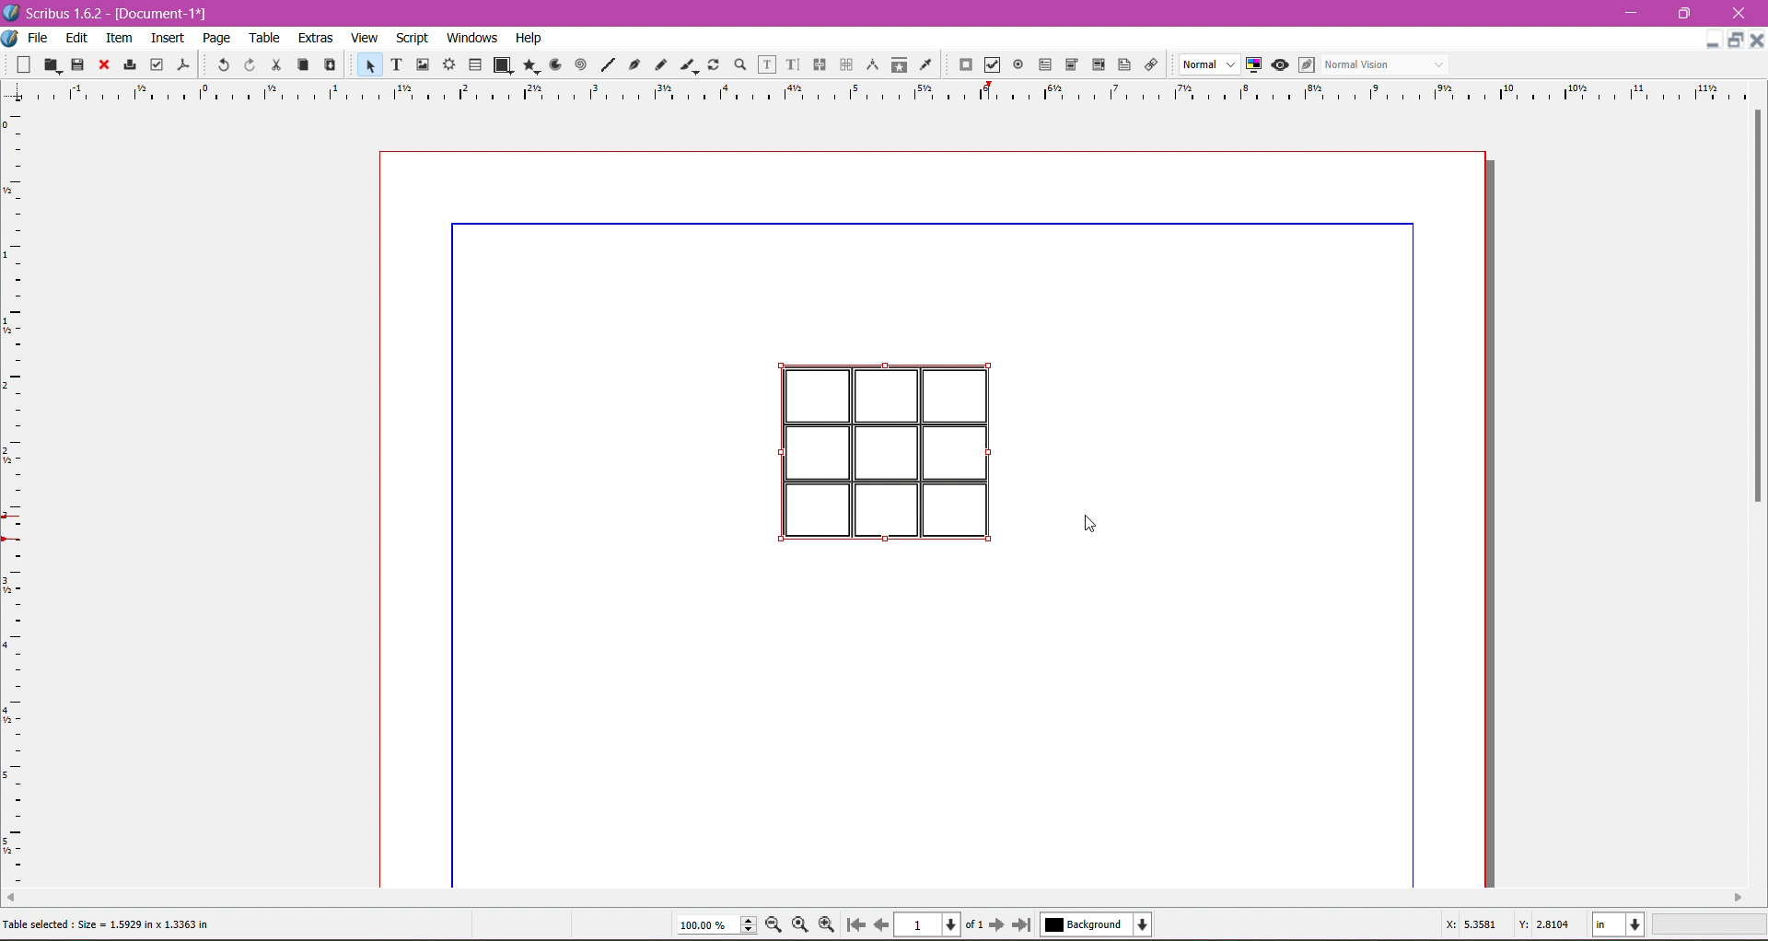 This screenshot has height=941, width=1768. Describe the element at coordinates (38, 38) in the screenshot. I see `File` at that location.